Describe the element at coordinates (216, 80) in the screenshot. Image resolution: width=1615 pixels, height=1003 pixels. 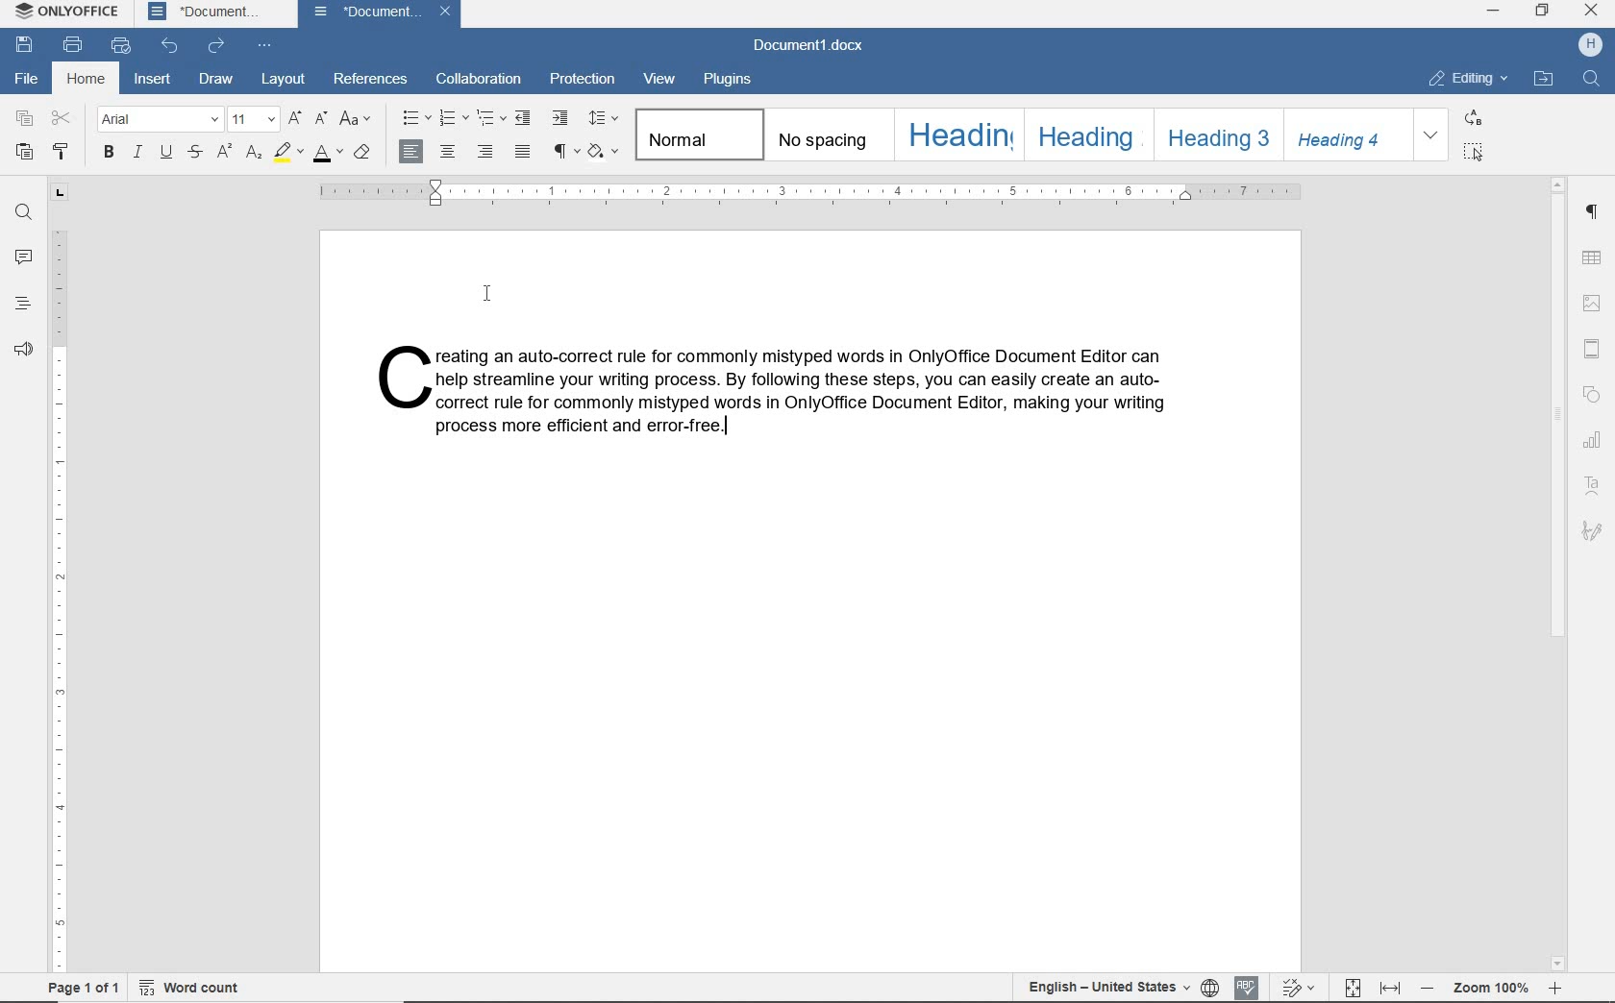
I see `DRAW` at that location.